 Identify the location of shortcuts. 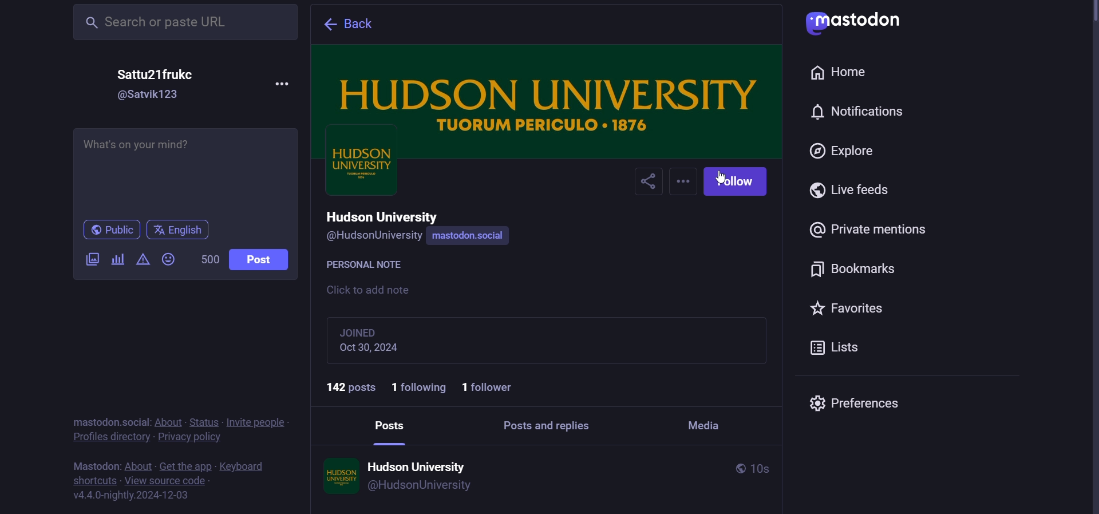
(94, 480).